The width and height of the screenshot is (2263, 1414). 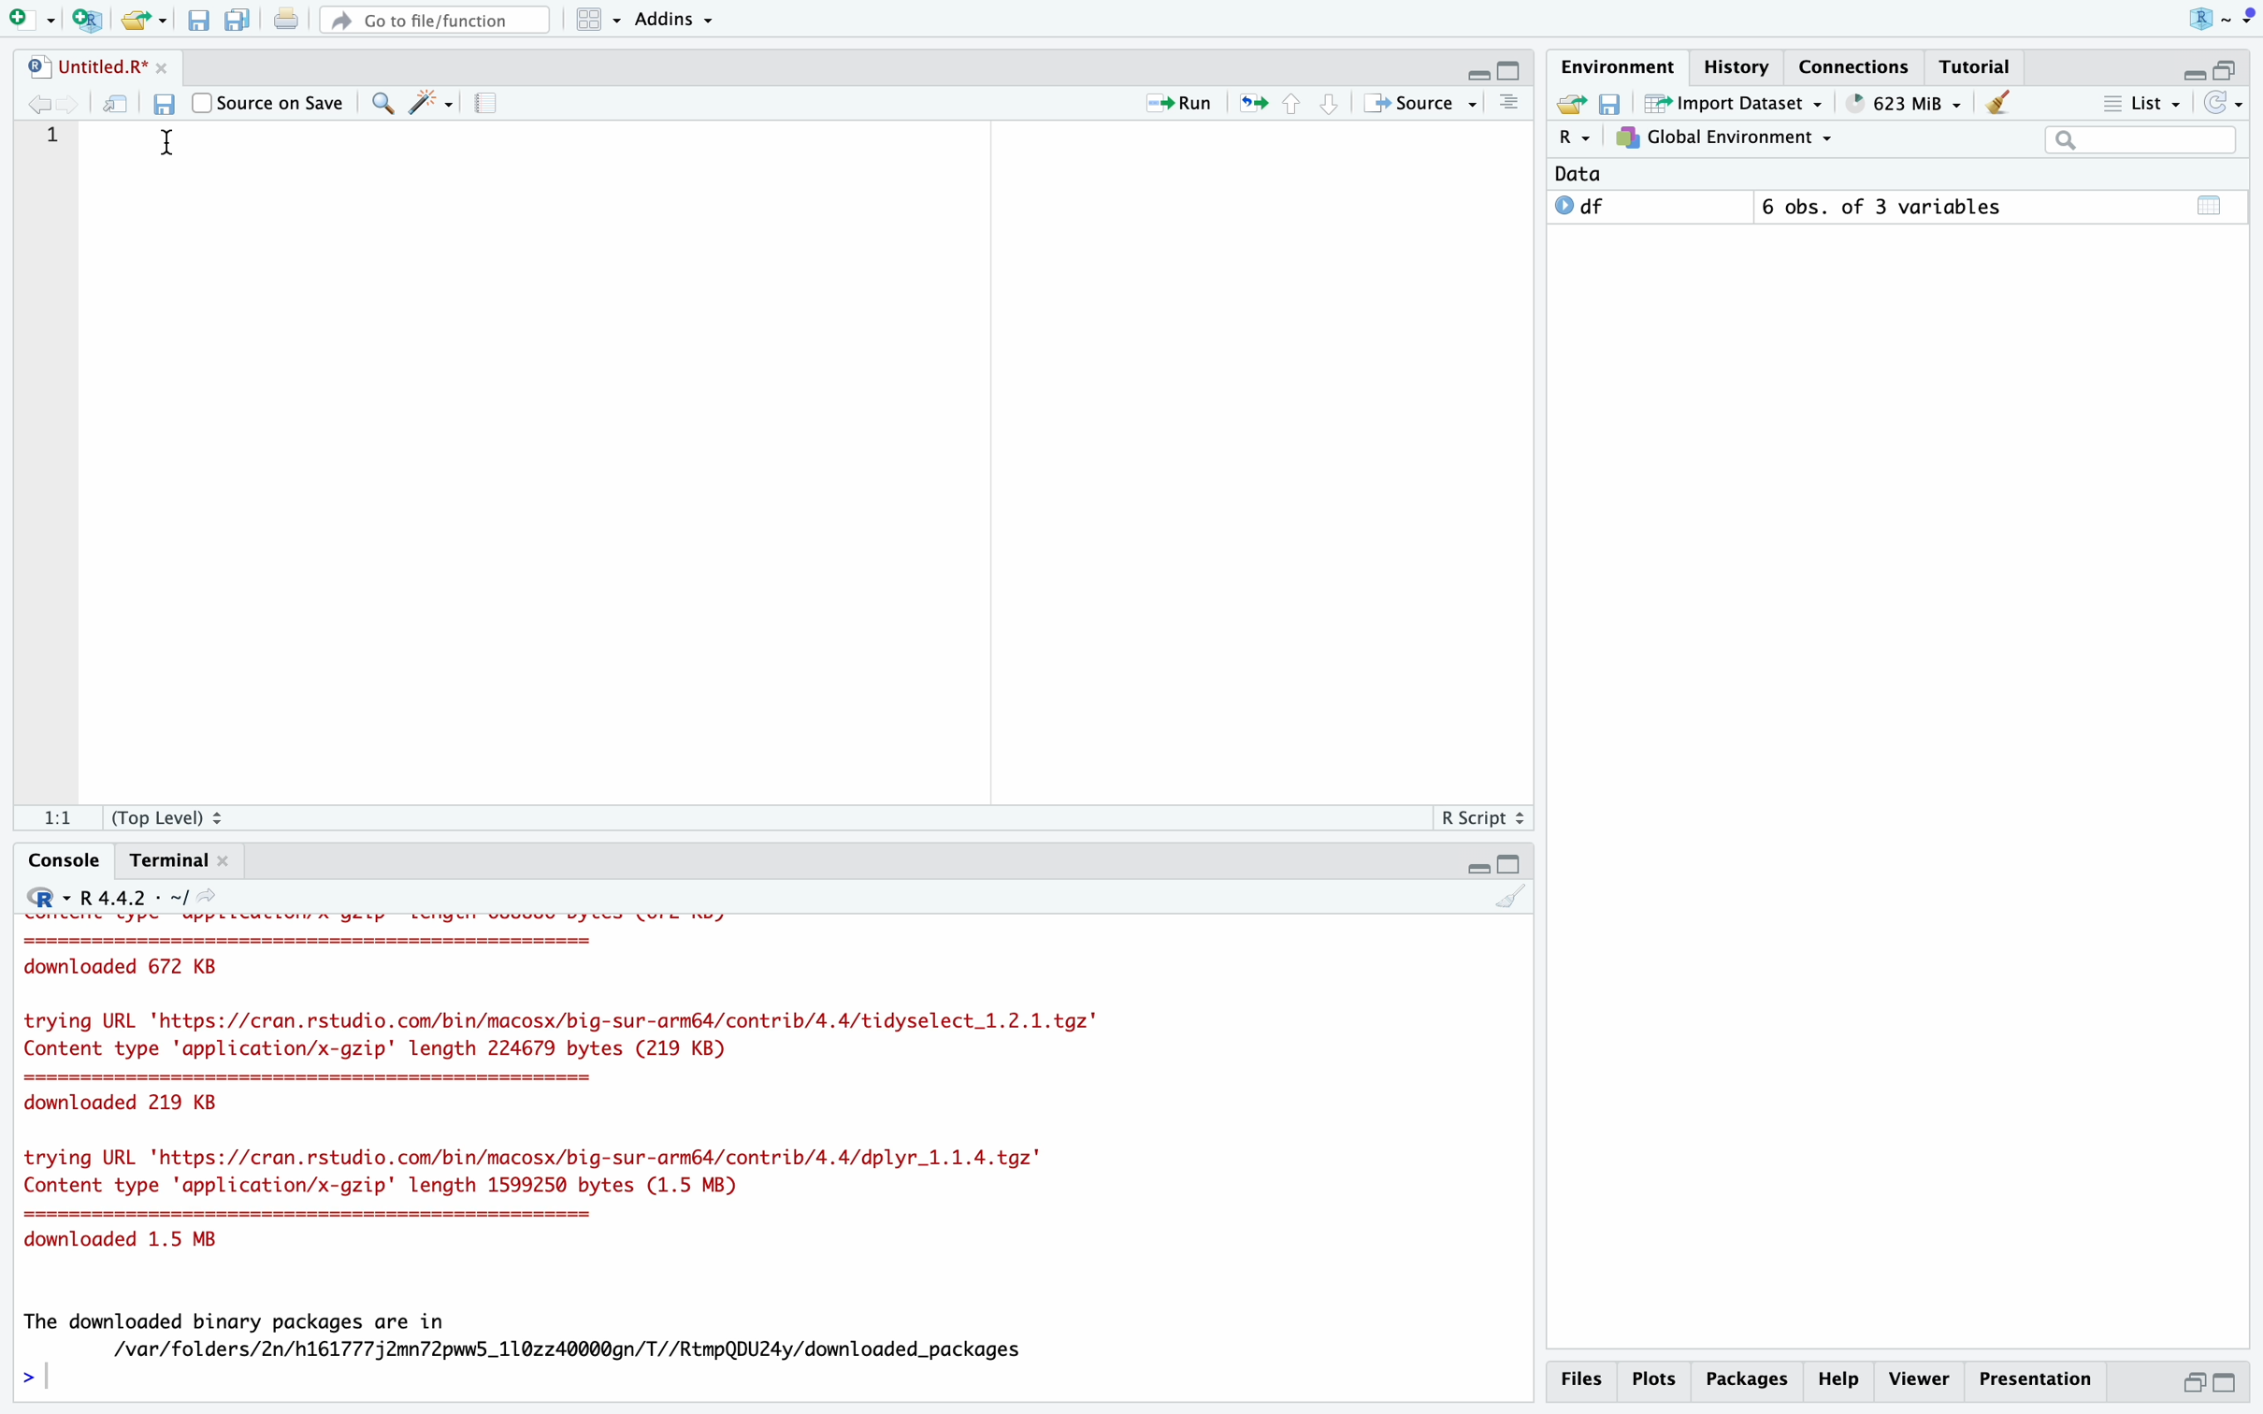 What do you see at coordinates (166, 104) in the screenshot?
I see `Save` at bounding box center [166, 104].